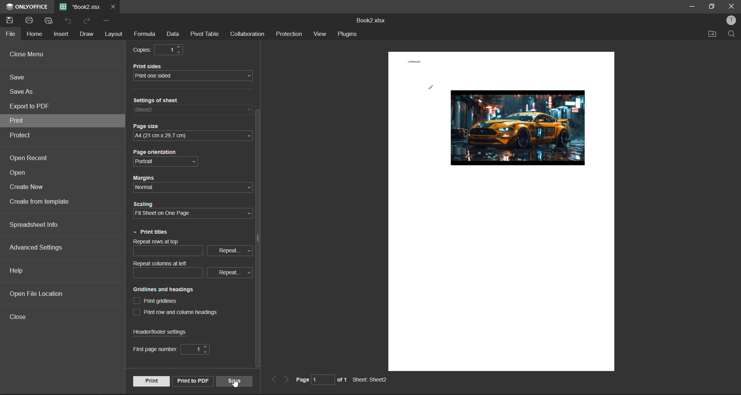 The width and height of the screenshot is (741, 395). Describe the element at coordinates (86, 34) in the screenshot. I see `draw` at that location.